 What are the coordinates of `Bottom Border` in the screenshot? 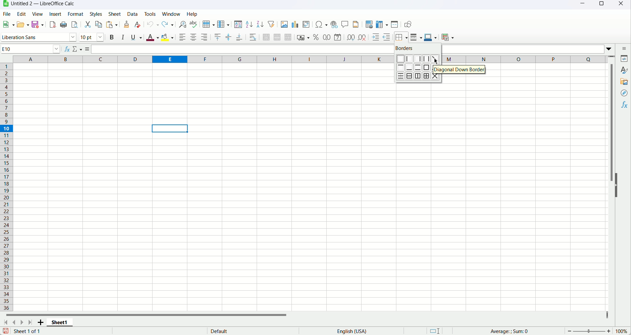 It's located at (409, 67).